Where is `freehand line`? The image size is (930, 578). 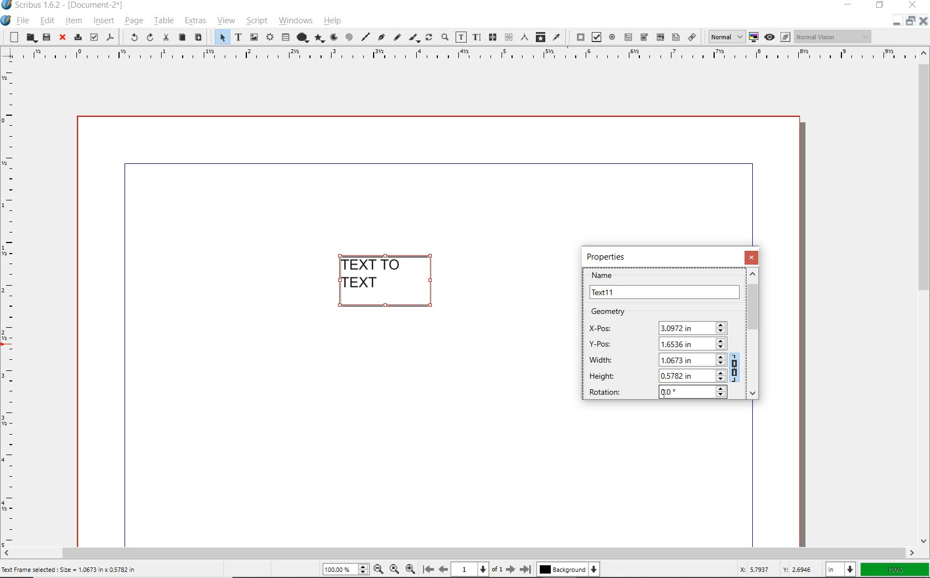
freehand line is located at coordinates (397, 37).